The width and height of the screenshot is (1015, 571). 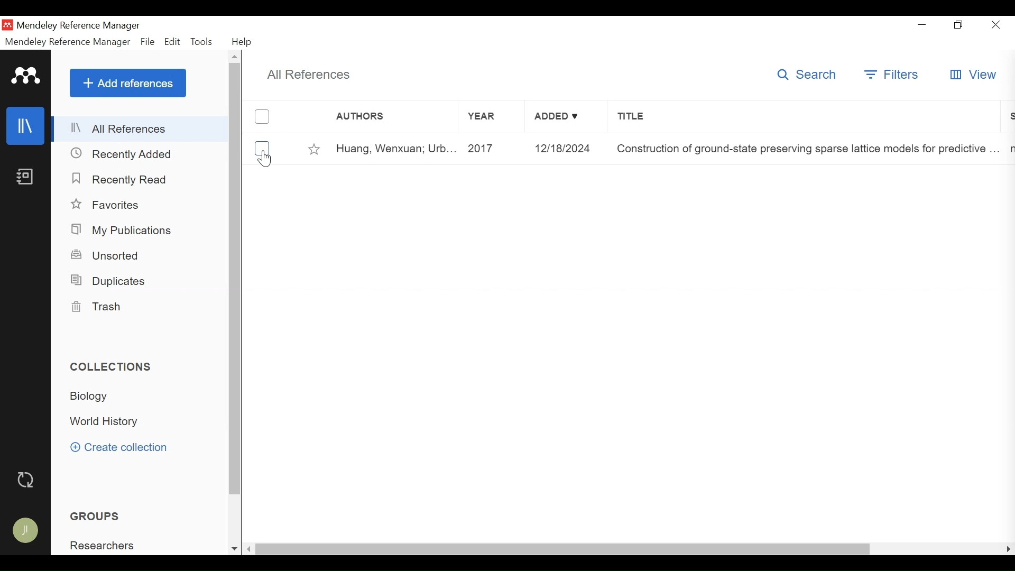 What do you see at coordinates (807, 118) in the screenshot?
I see `Title` at bounding box center [807, 118].